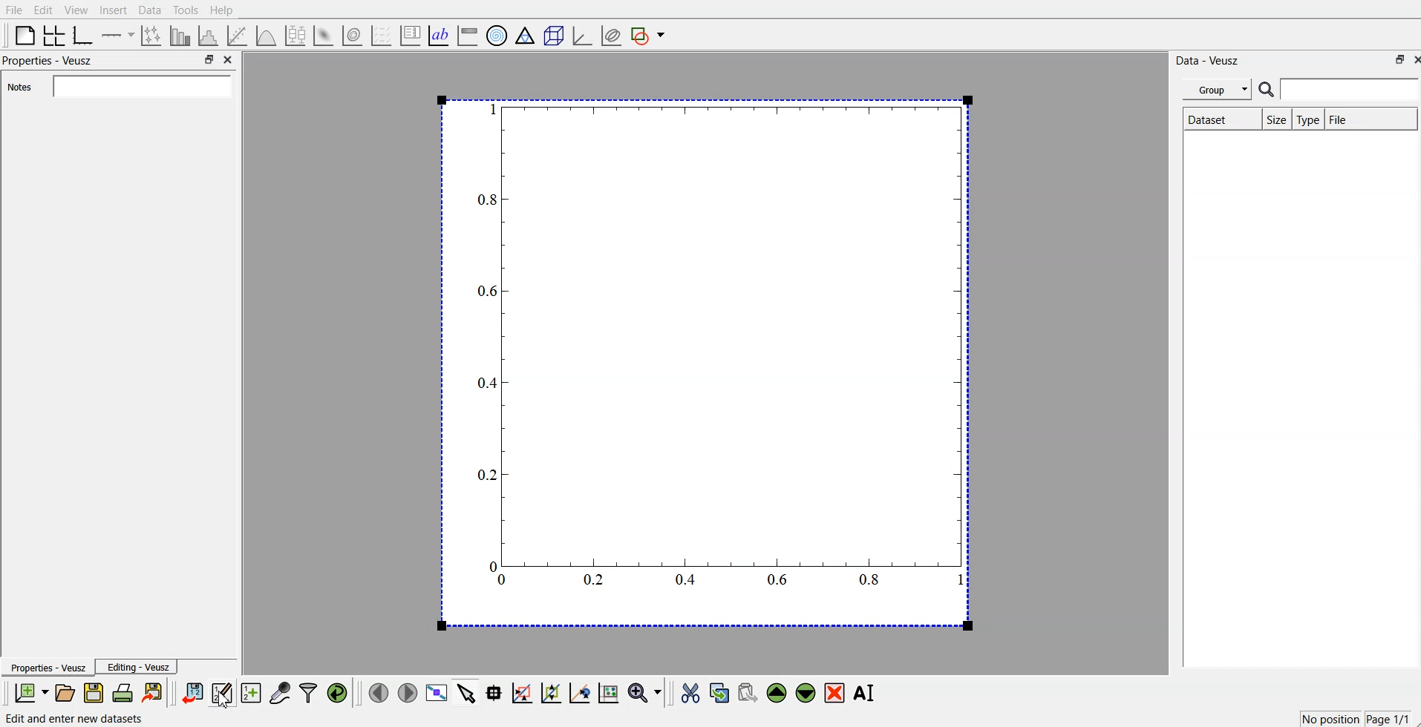  Describe the element at coordinates (55, 34) in the screenshot. I see `arrange the graph` at that location.